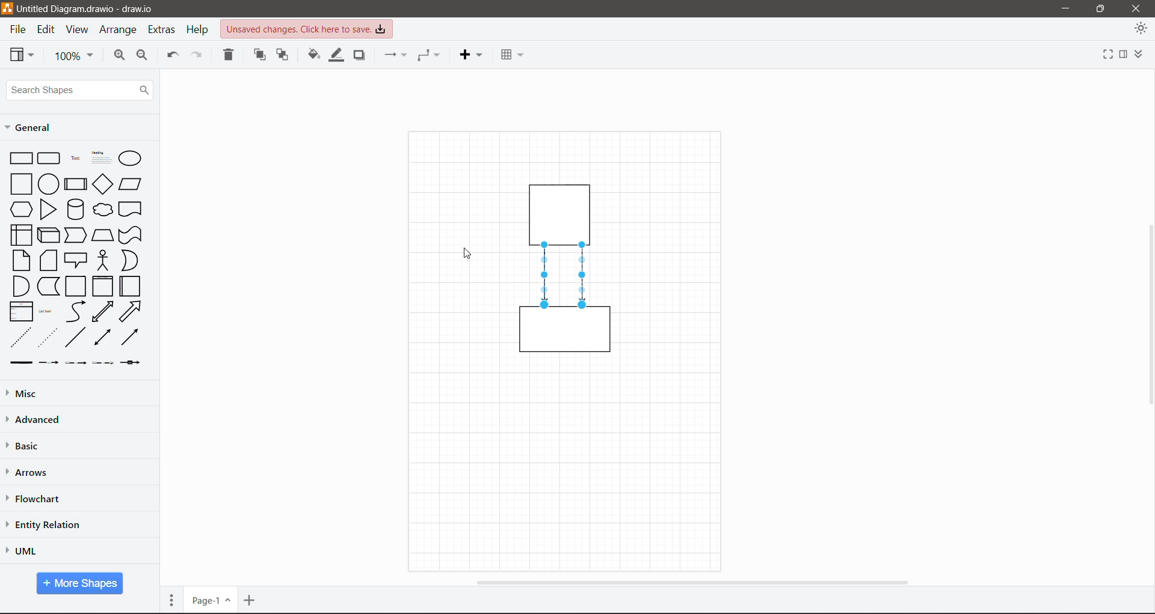 This screenshot has width=1155, height=614. I want to click on Zoom In, so click(117, 56).